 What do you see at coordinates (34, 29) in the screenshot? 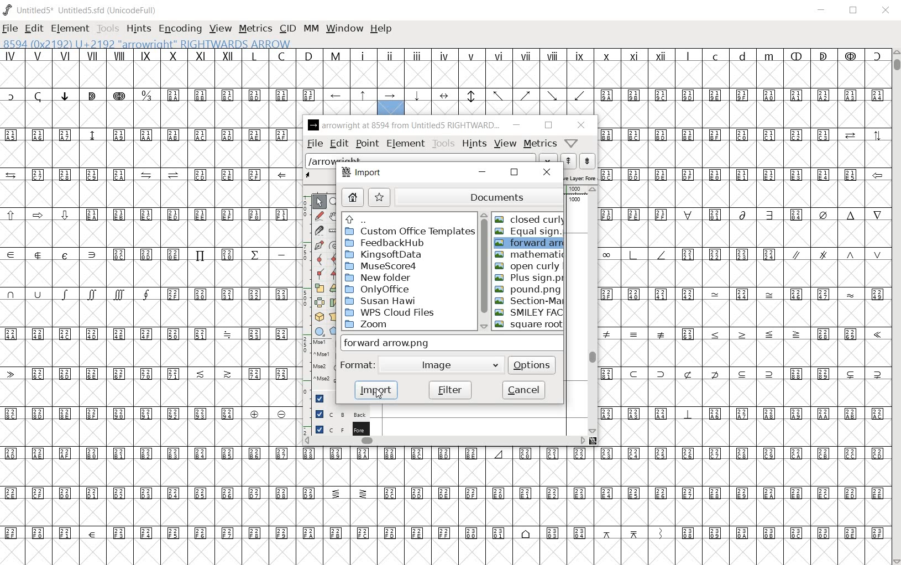
I see `EDIT` at bounding box center [34, 29].